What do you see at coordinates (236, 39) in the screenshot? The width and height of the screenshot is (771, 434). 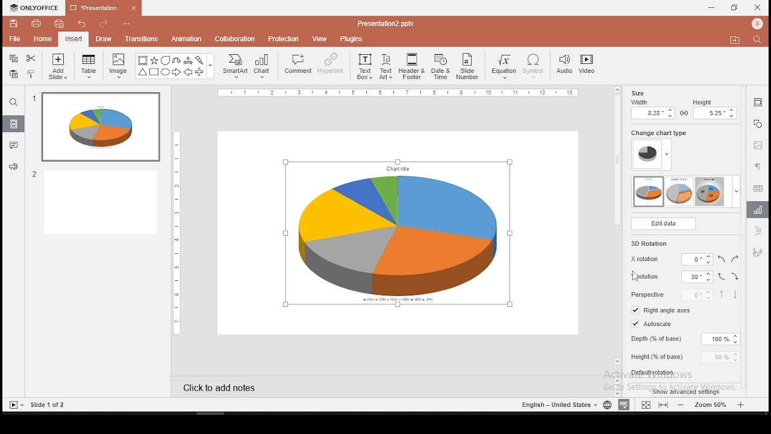 I see `collaboration` at bounding box center [236, 39].